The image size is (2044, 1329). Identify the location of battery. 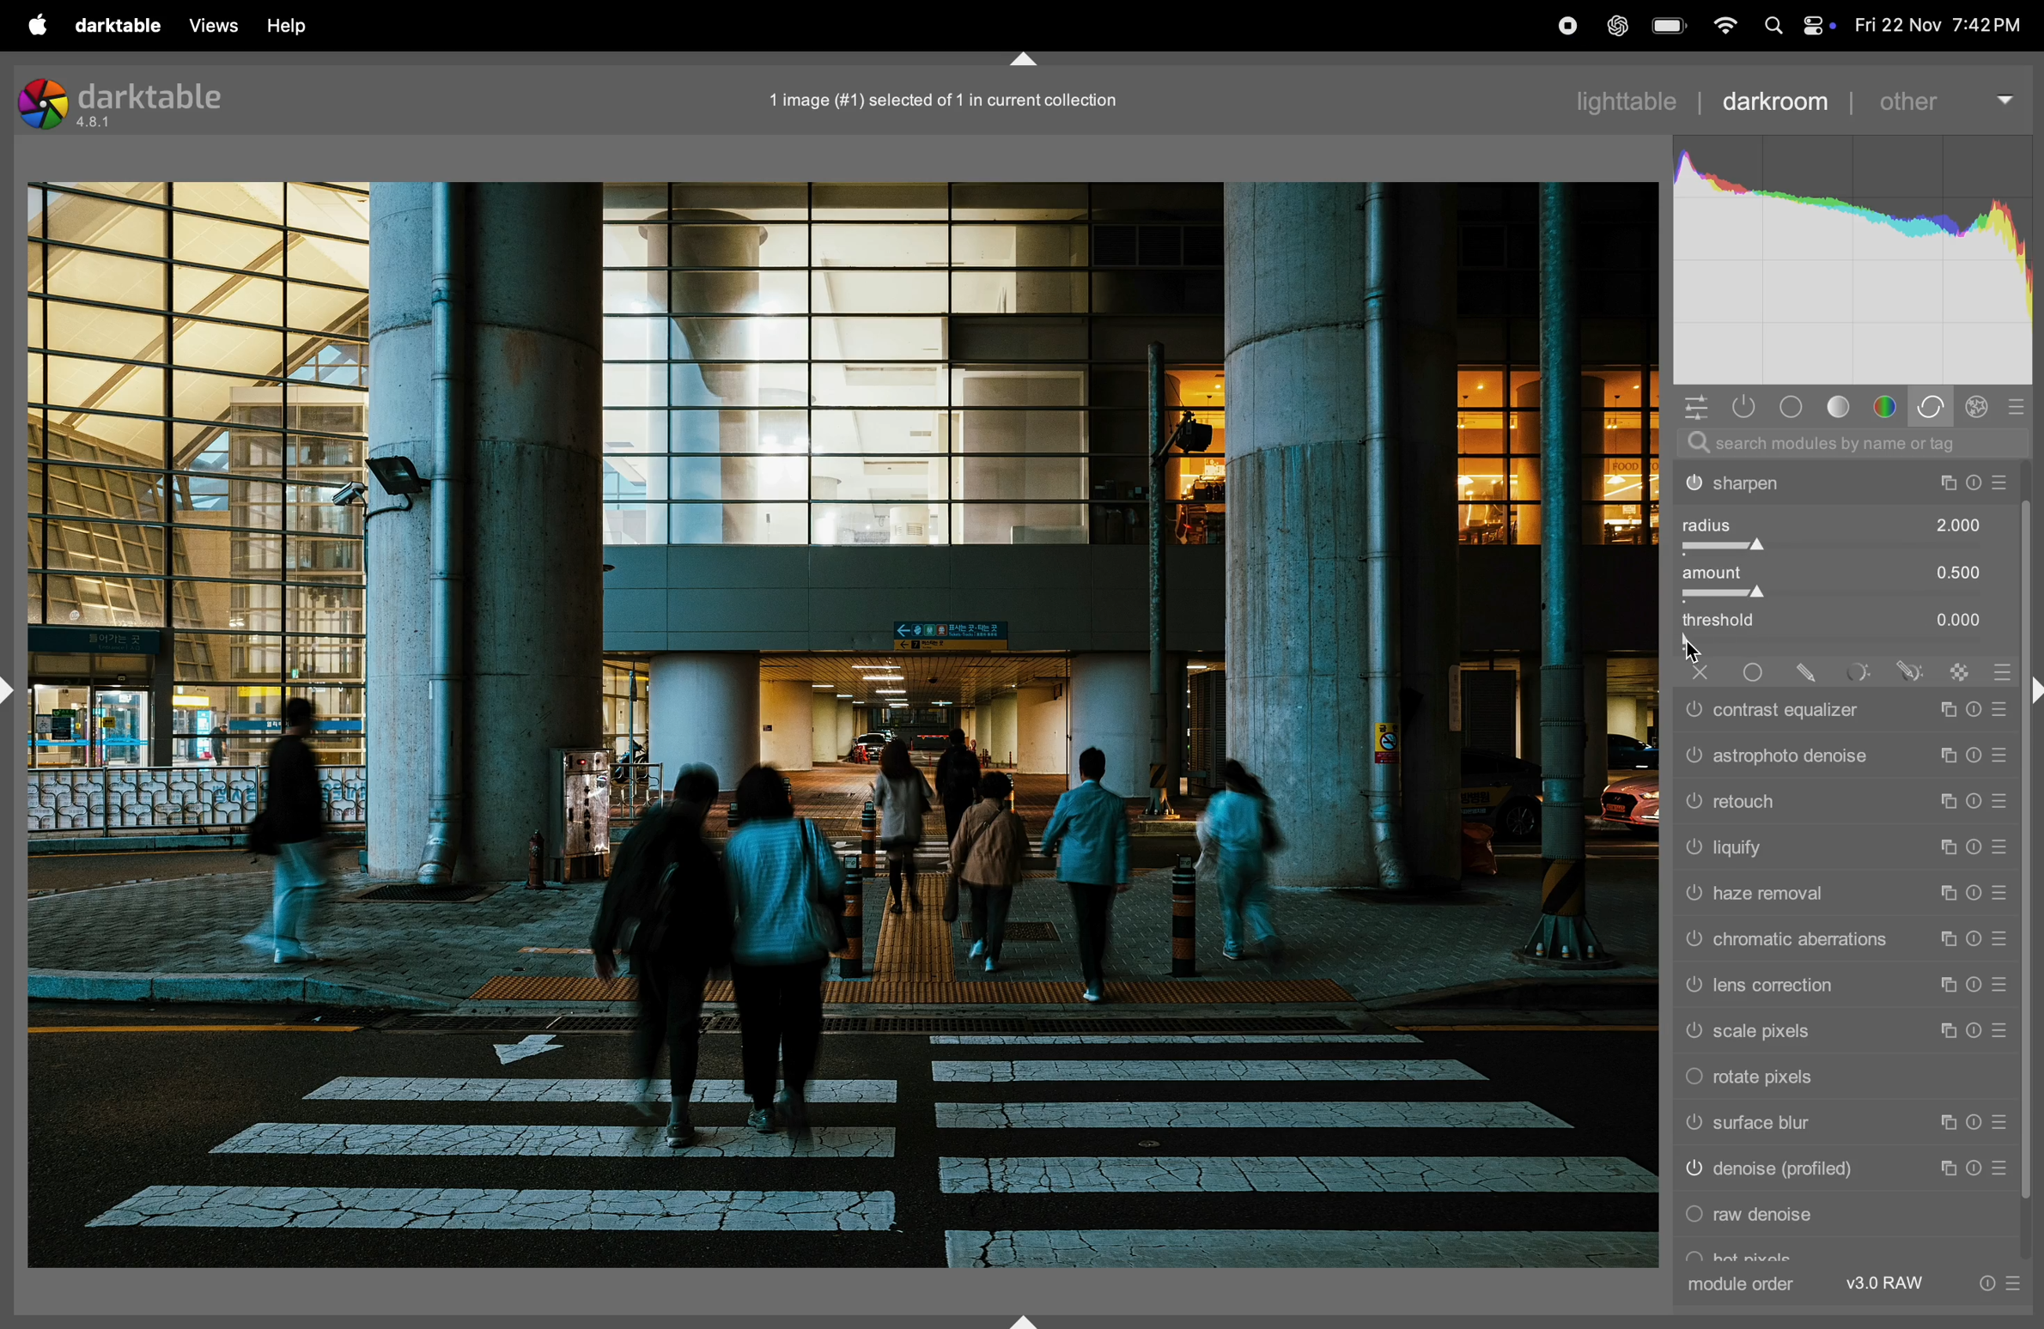
(1670, 25).